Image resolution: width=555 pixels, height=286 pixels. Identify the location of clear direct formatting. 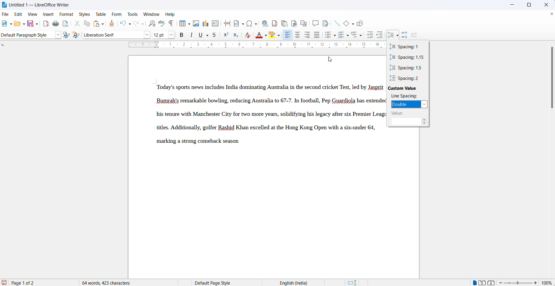
(247, 35).